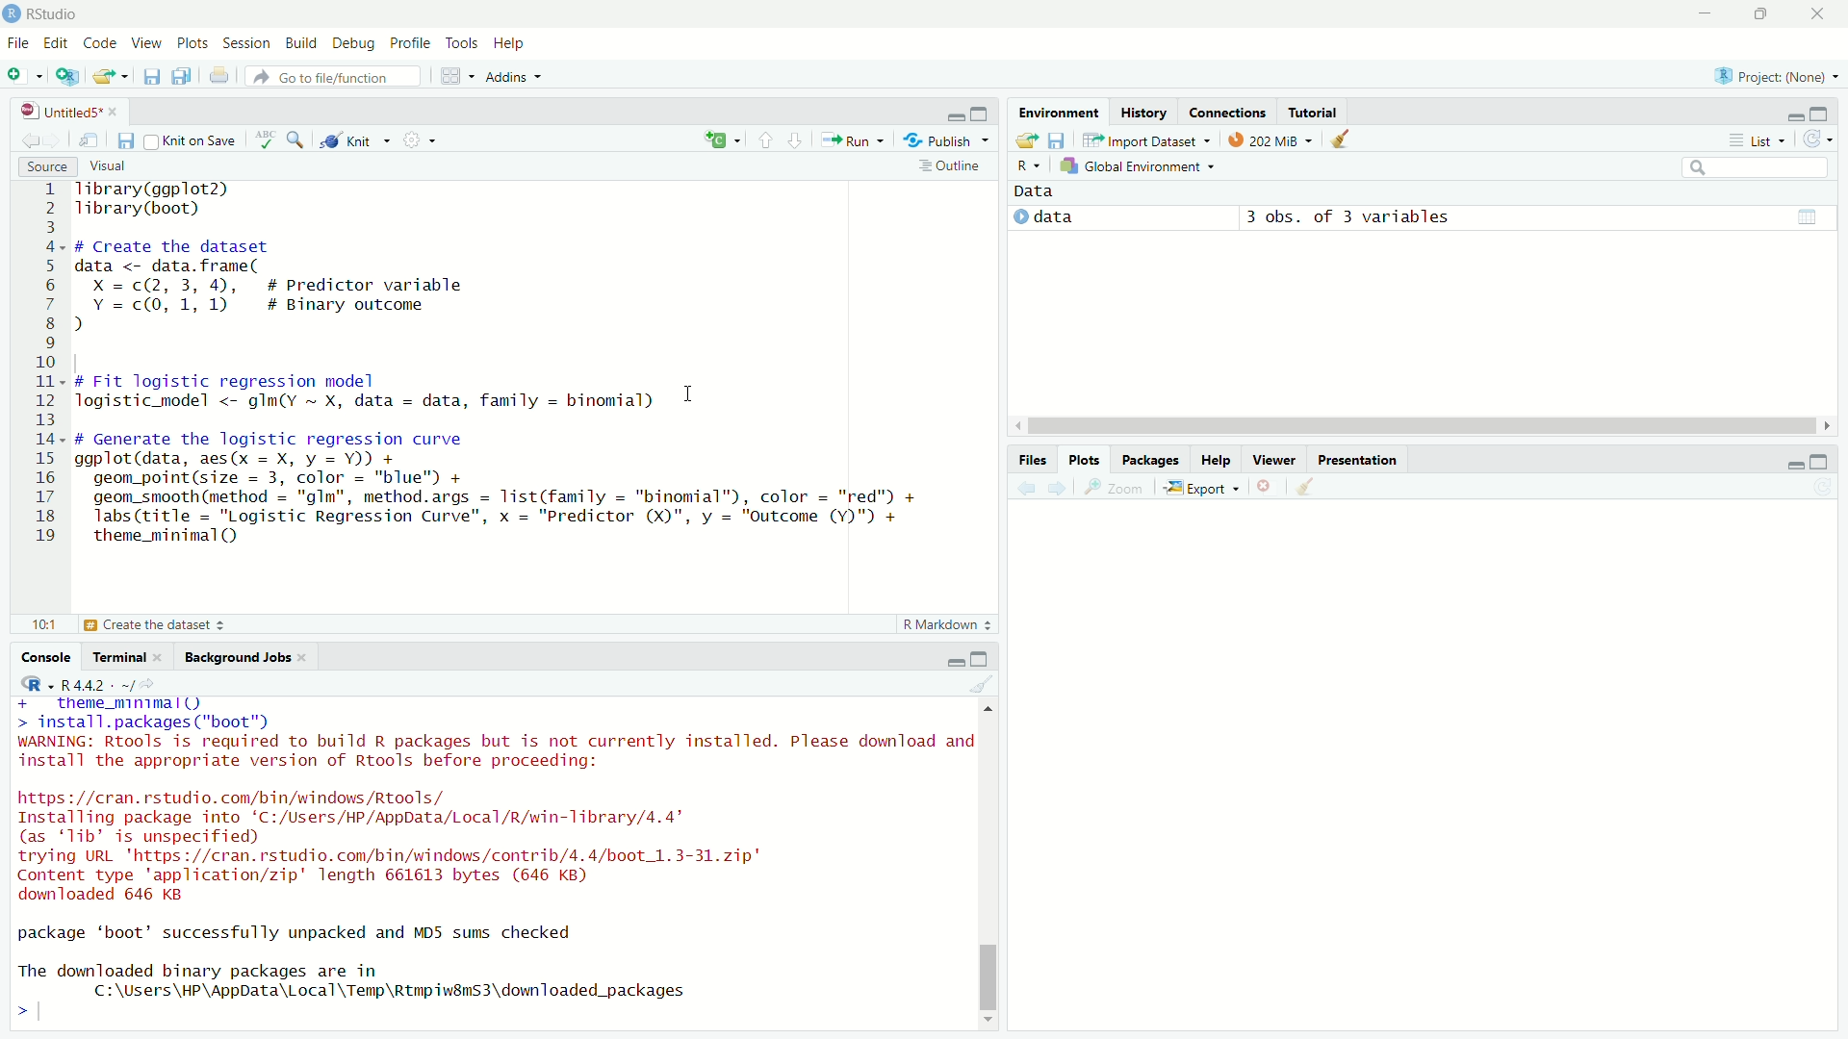  I want to click on Save workspace as, so click(1058, 140).